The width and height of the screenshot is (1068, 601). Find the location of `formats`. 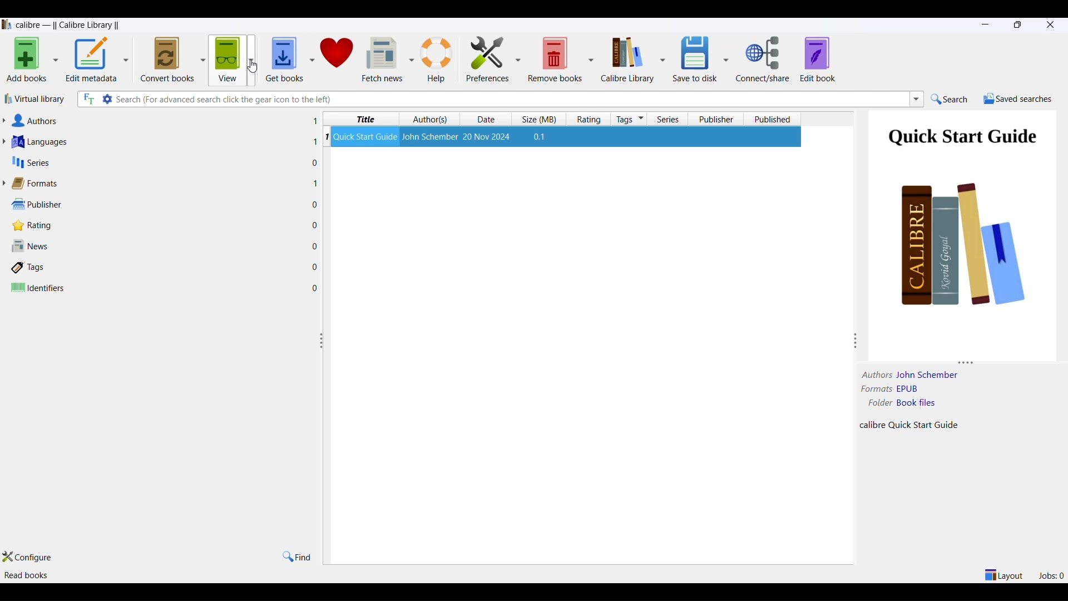

formats is located at coordinates (160, 183).